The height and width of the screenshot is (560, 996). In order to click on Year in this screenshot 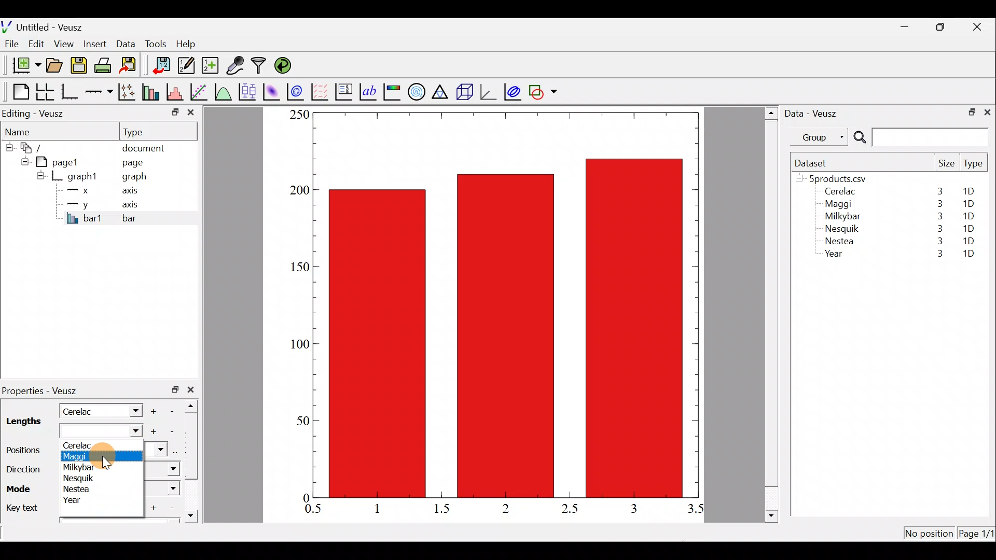, I will do `click(836, 256)`.